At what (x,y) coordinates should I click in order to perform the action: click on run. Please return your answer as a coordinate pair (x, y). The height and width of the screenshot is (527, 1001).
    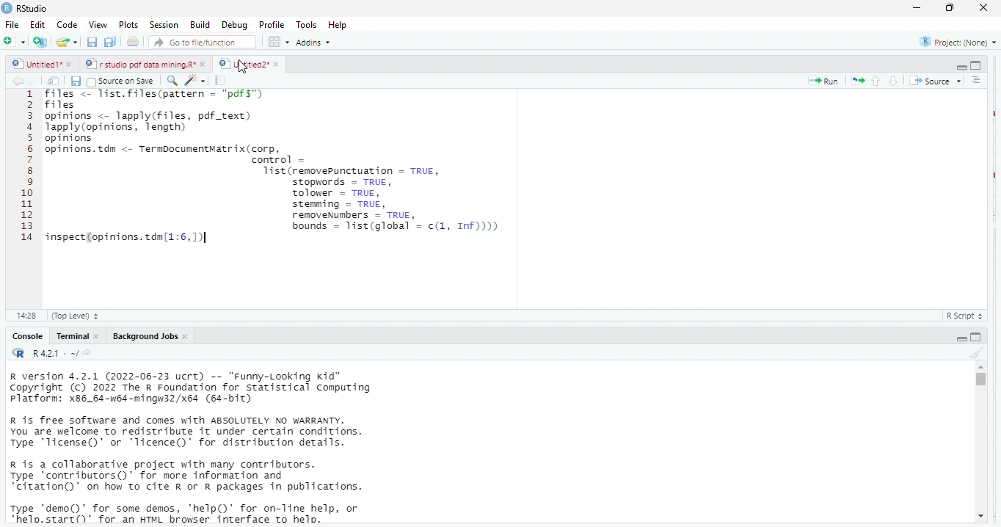
    Looking at the image, I should click on (823, 81).